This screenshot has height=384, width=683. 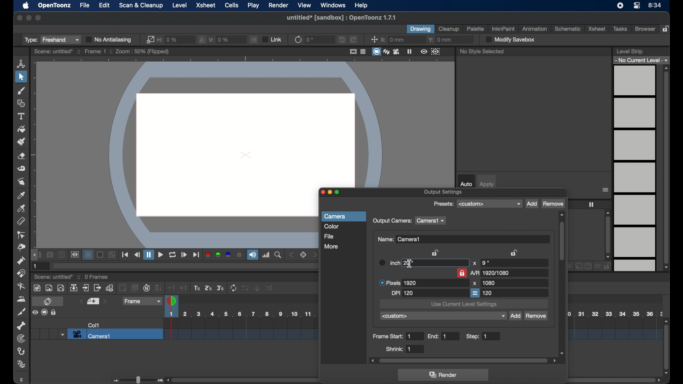 What do you see at coordinates (487, 185) in the screenshot?
I see `apply` at bounding box center [487, 185].